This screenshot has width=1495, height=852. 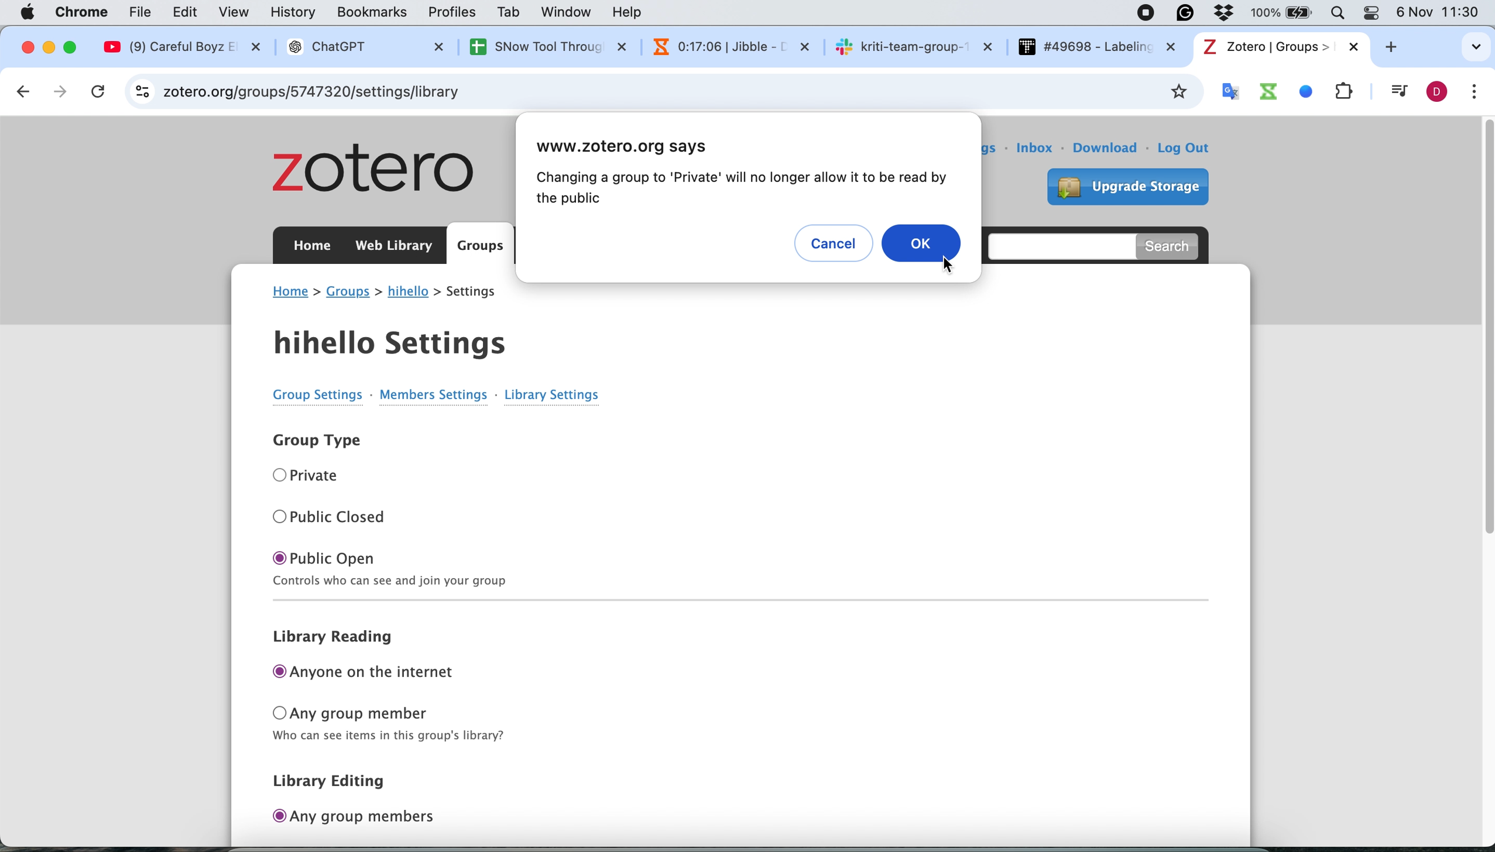 What do you see at coordinates (359, 817) in the screenshot?
I see `any group members` at bounding box center [359, 817].